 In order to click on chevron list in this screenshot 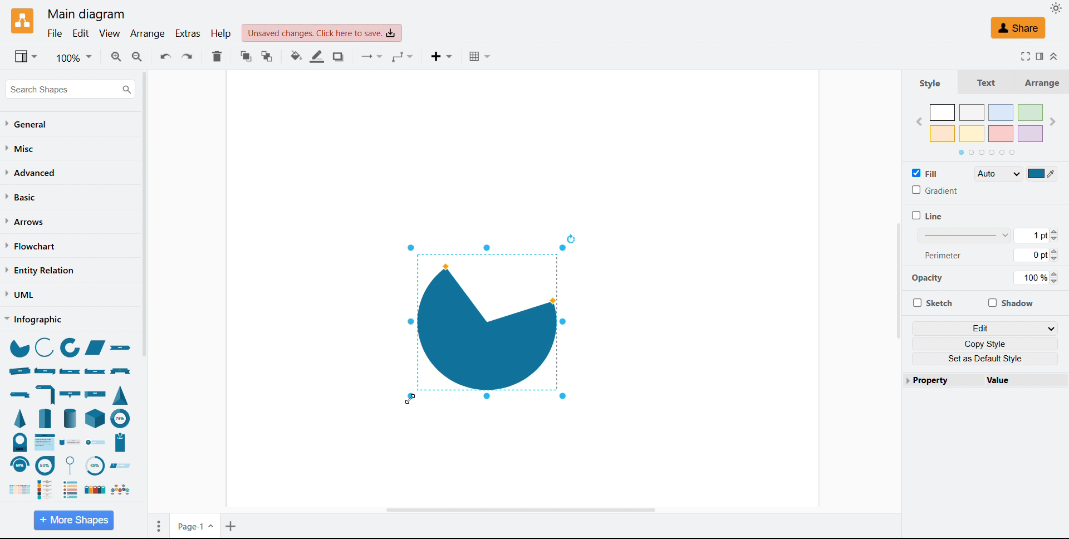, I will do `click(46, 442)`.